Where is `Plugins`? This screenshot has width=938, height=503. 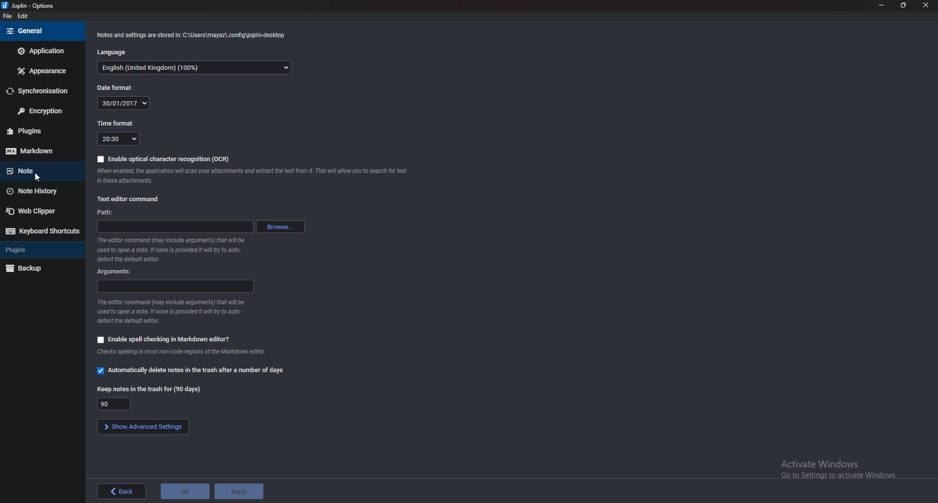 Plugins is located at coordinates (41, 131).